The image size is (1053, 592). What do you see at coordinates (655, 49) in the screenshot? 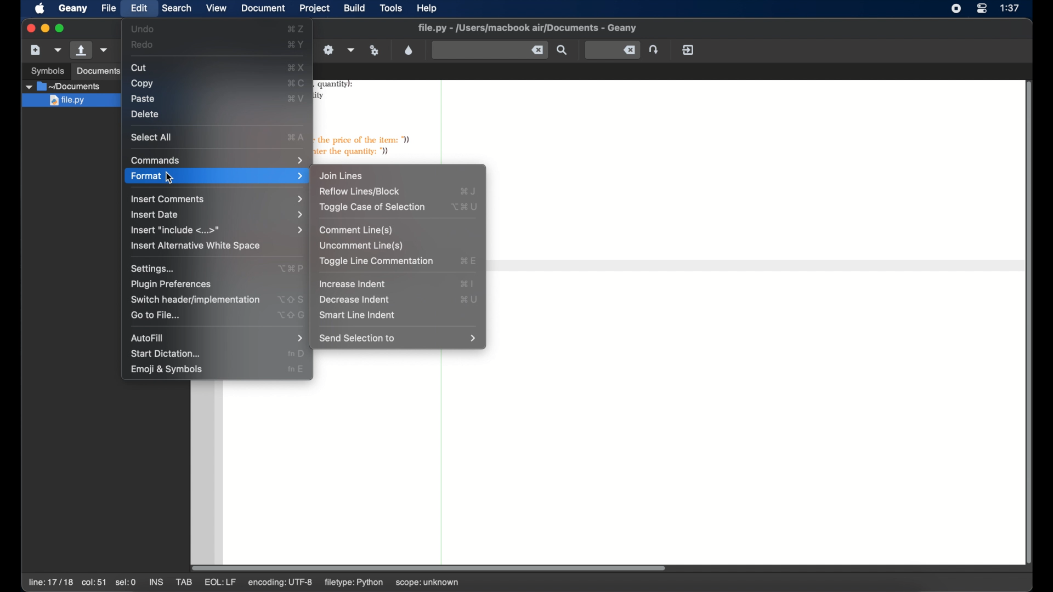
I see `jump to the entered line number` at bounding box center [655, 49].